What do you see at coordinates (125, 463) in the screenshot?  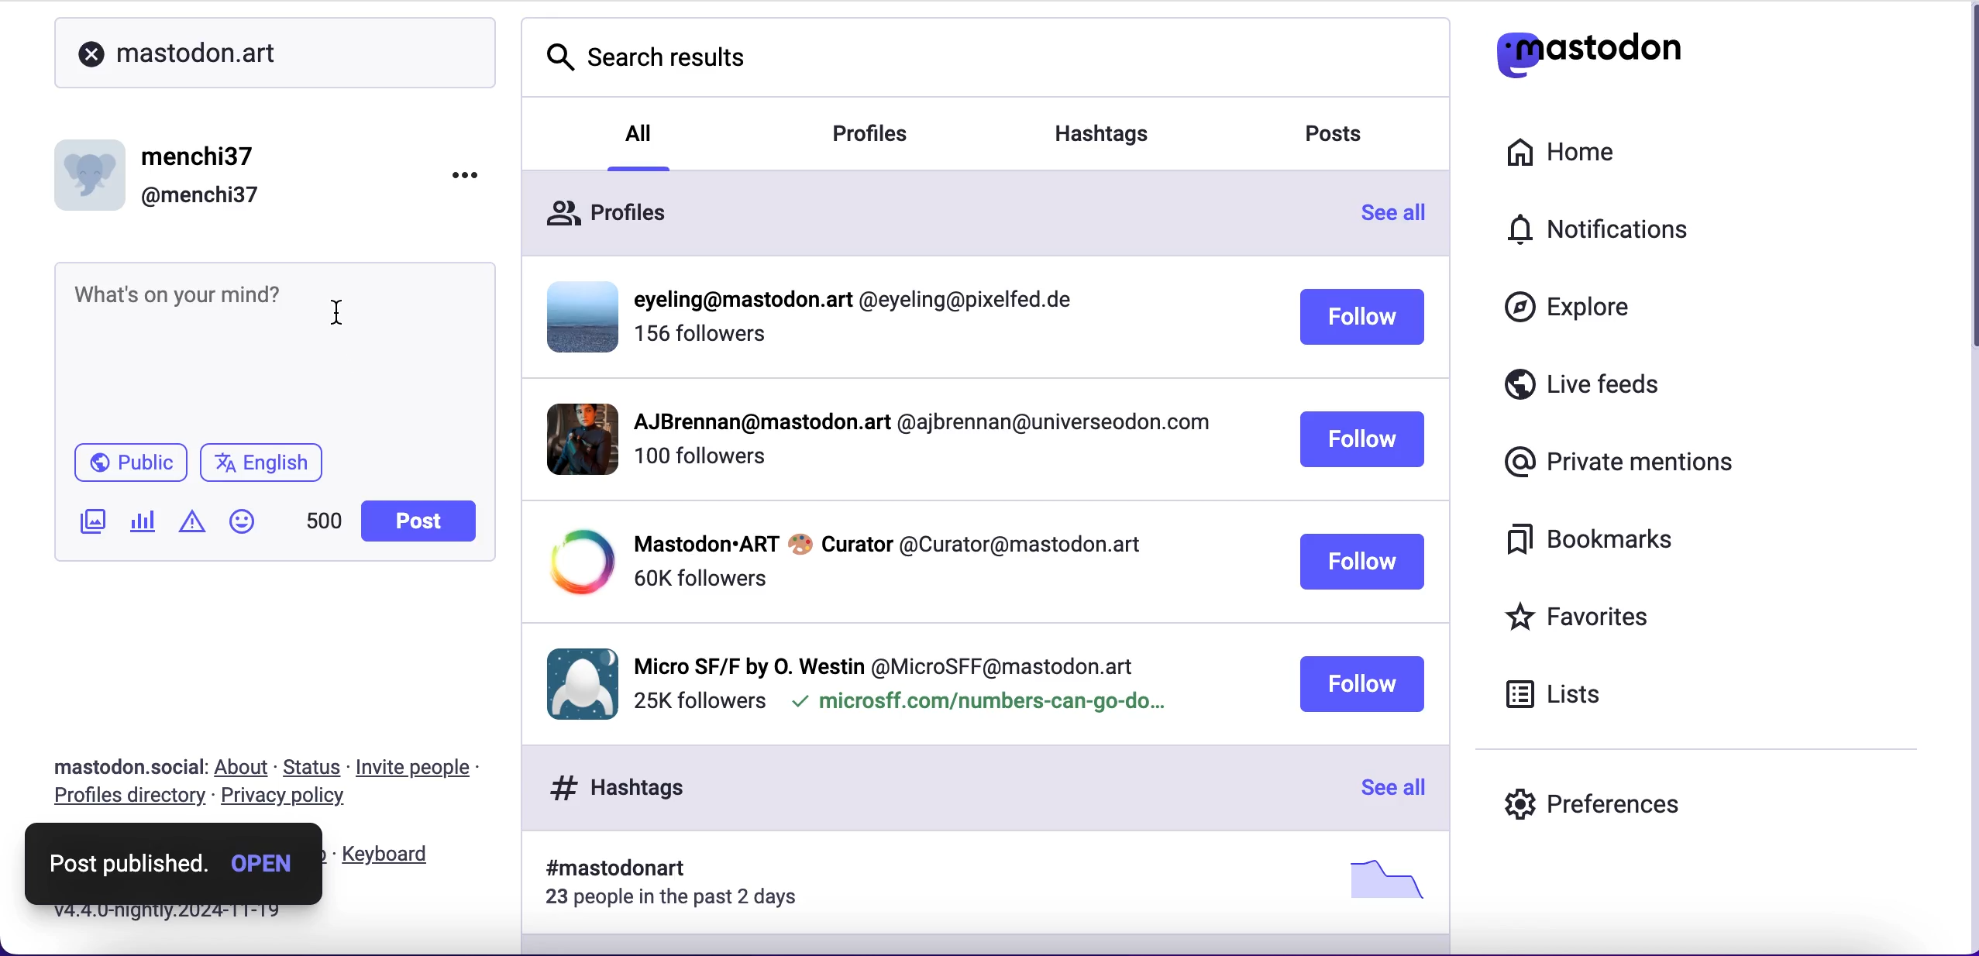 I see `public` at bounding box center [125, 463].